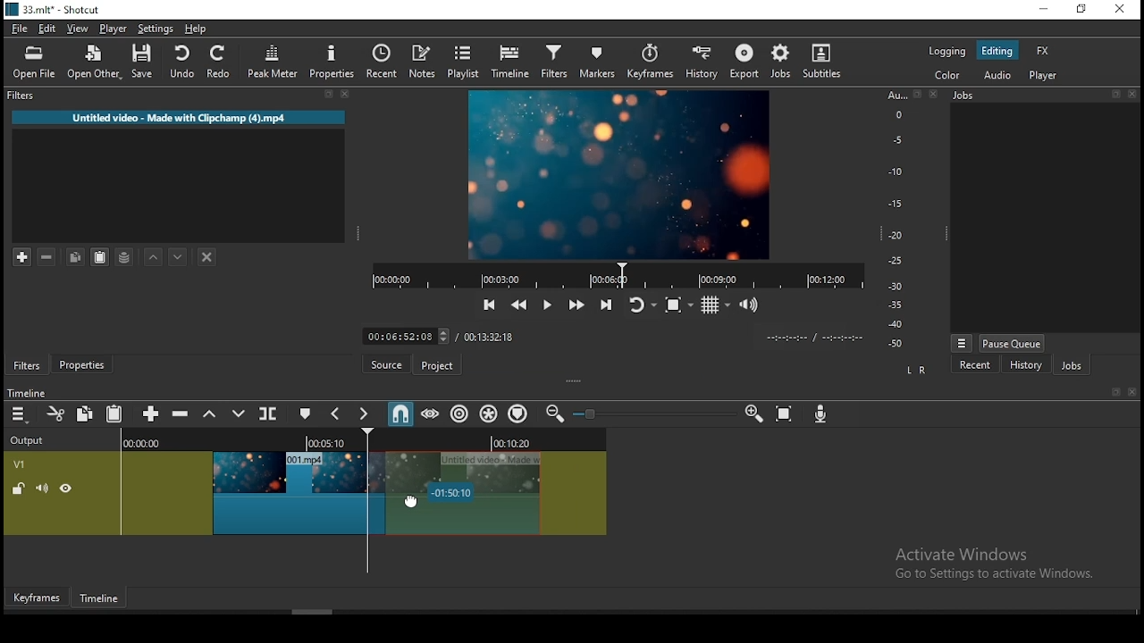 Image resolution: width=1144 pixels, height=643 pixels. Describe the element at coordinates (657, 416) in the screenshot. I see `zoom in or zoom out slider` at that location.